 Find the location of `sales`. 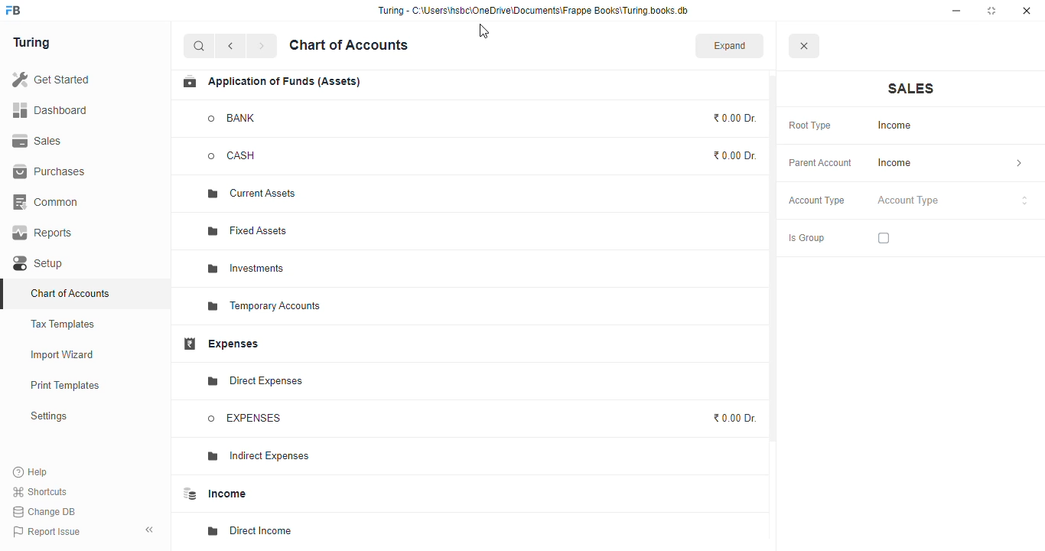

sales is located at coordinates (911, 89).